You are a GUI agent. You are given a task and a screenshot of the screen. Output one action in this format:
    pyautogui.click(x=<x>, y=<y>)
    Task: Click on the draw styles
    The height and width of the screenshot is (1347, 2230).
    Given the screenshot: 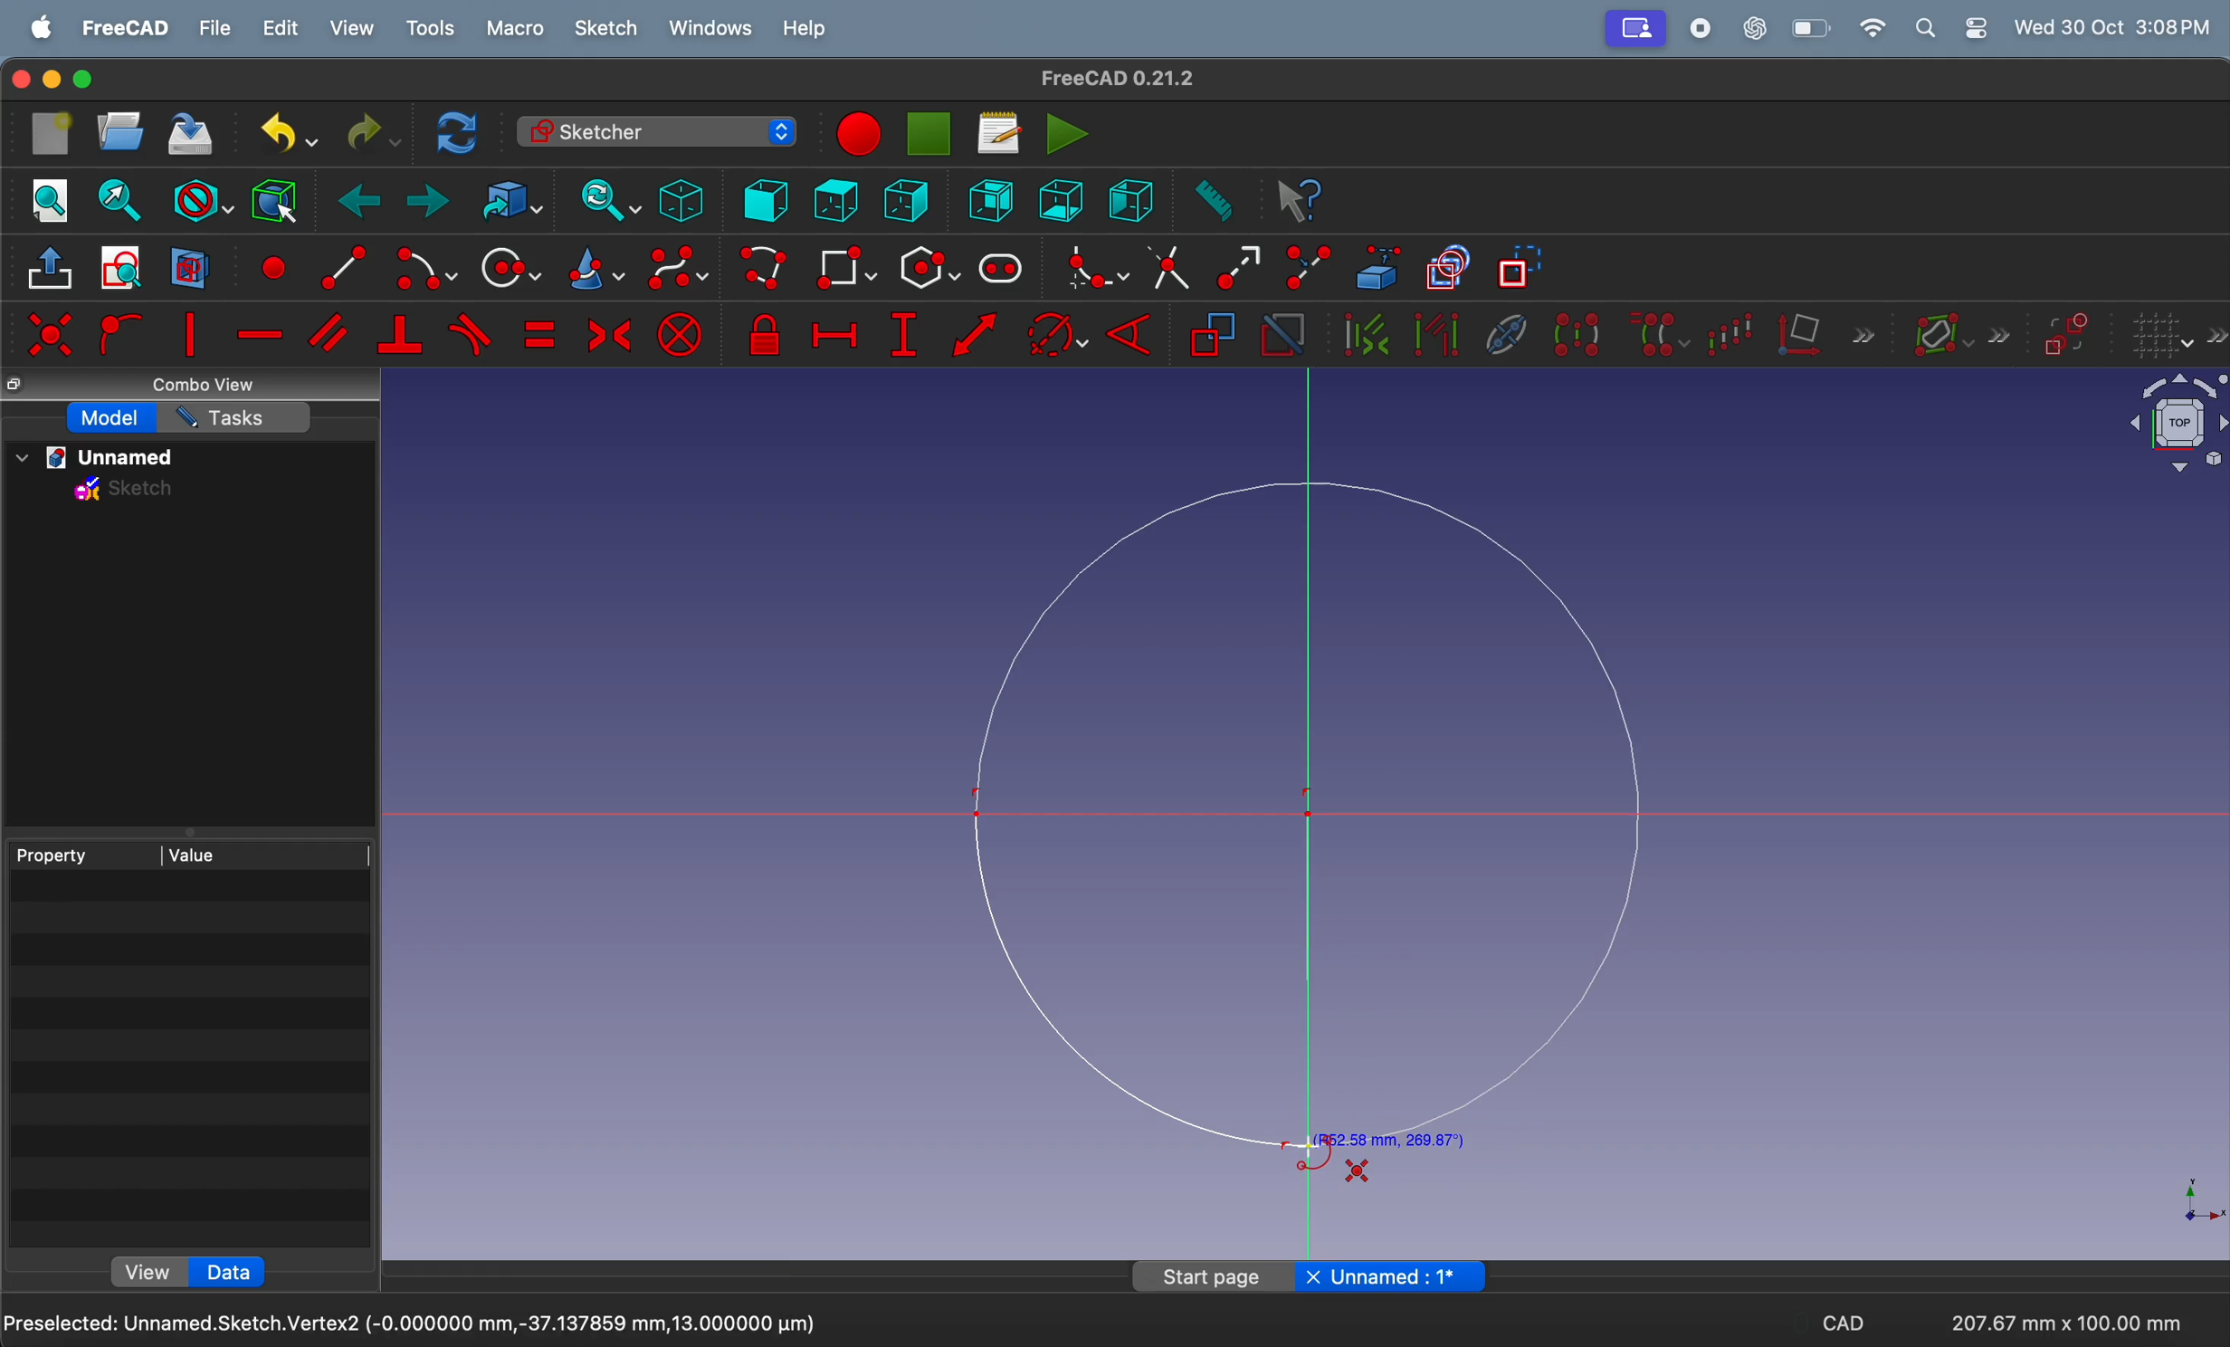 What is the action you would take?
    pyautogui.click(x=201, y=198)
    